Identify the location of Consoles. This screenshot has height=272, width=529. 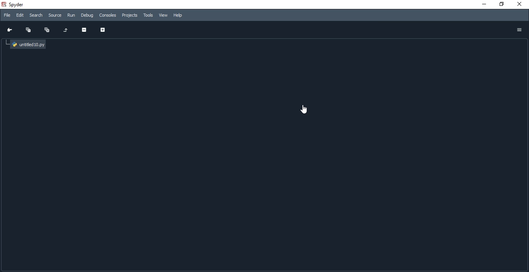
(107, 15).